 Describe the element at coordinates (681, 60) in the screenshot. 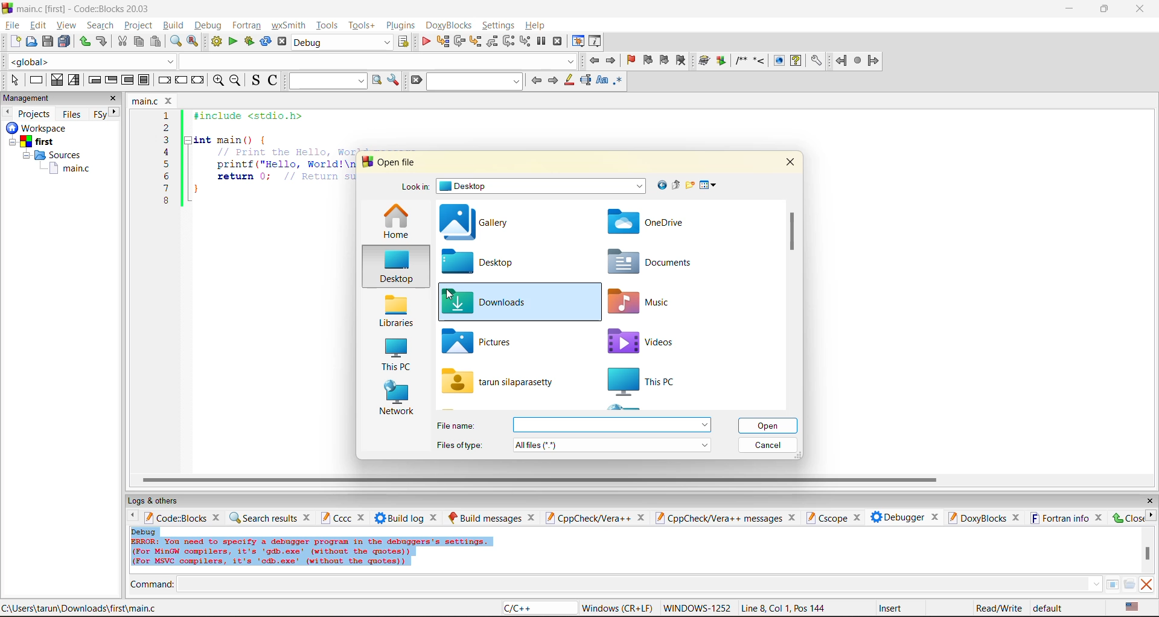

I see `clear bookmark` at that location.